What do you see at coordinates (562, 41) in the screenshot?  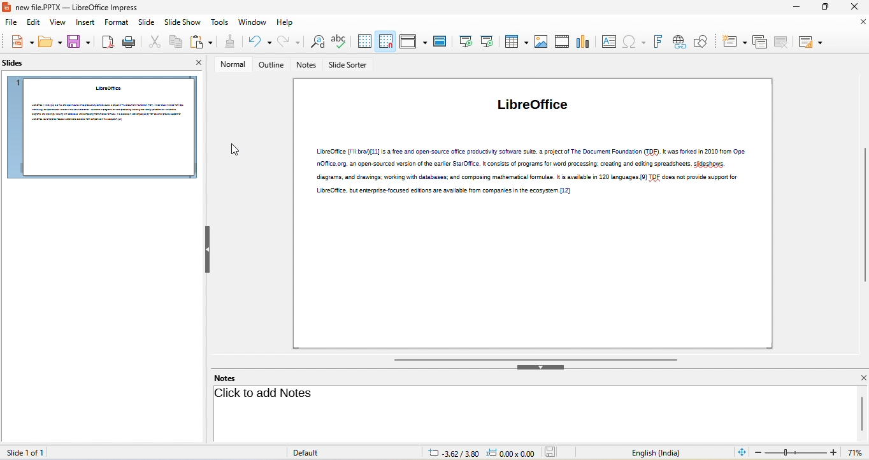 I see `audio/video` at bounding box center [562, 41].